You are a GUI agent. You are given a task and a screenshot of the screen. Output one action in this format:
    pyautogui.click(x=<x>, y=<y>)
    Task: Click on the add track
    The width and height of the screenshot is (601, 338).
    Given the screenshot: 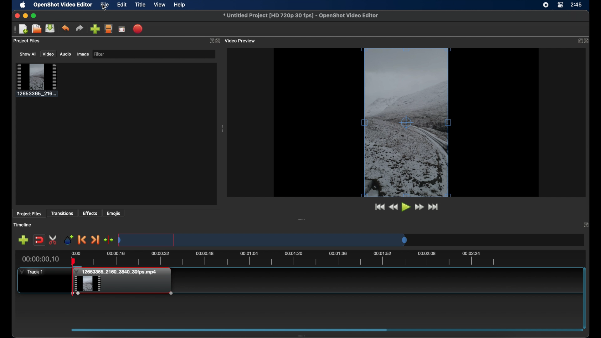 What is the action you would take?
    pyautogui.click(x=23, y=240)
    